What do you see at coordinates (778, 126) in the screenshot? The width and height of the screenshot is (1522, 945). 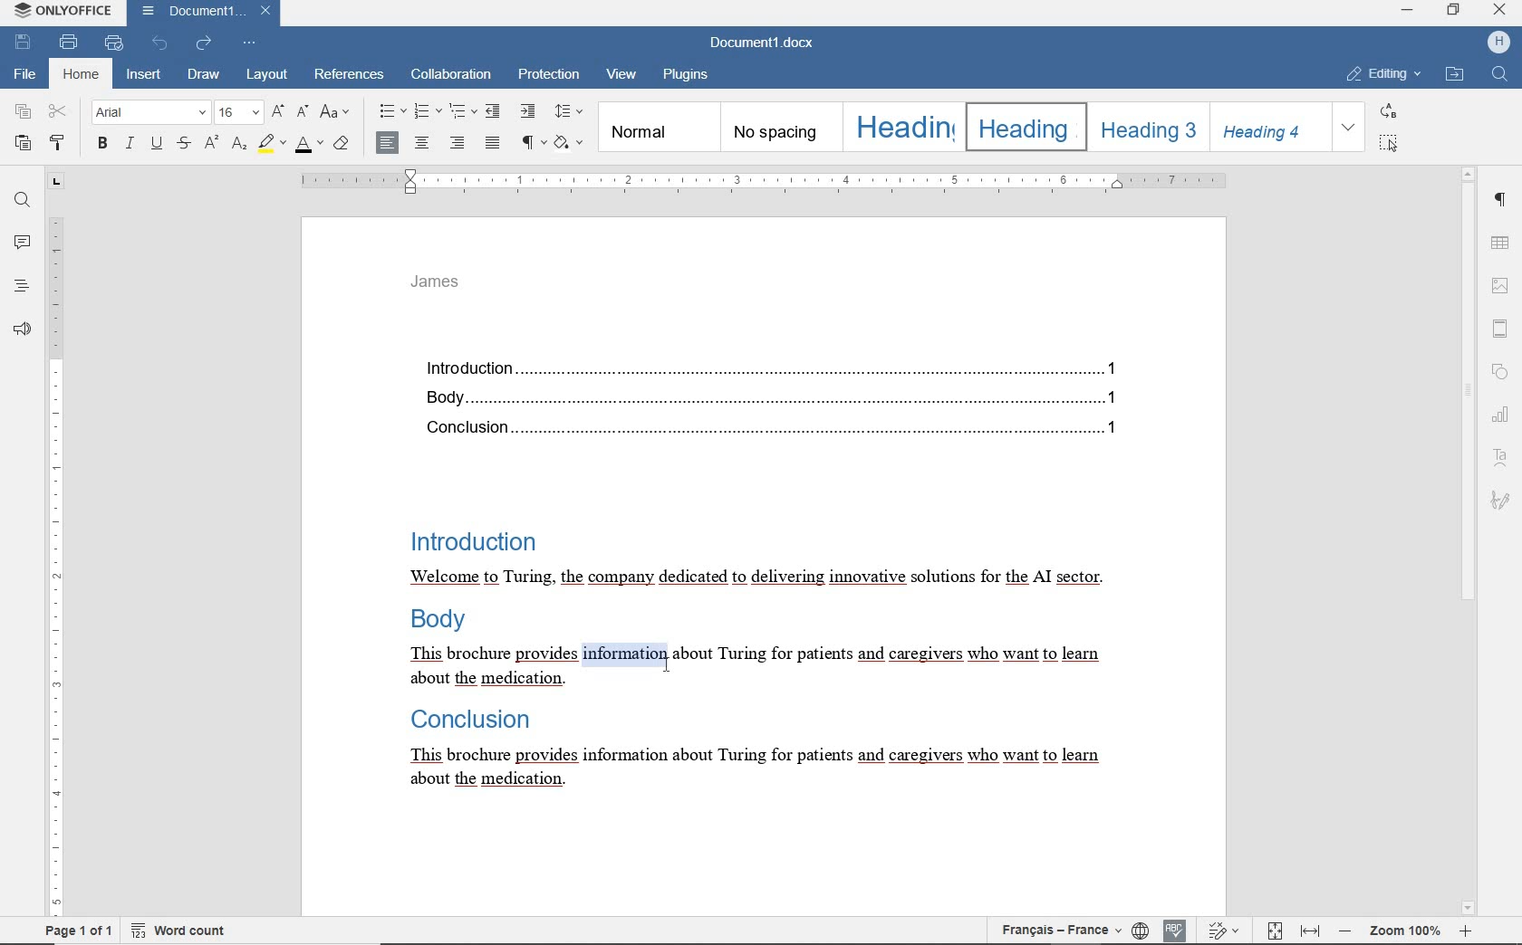 I see `NO SPACING` at bounding box center [778, 126].